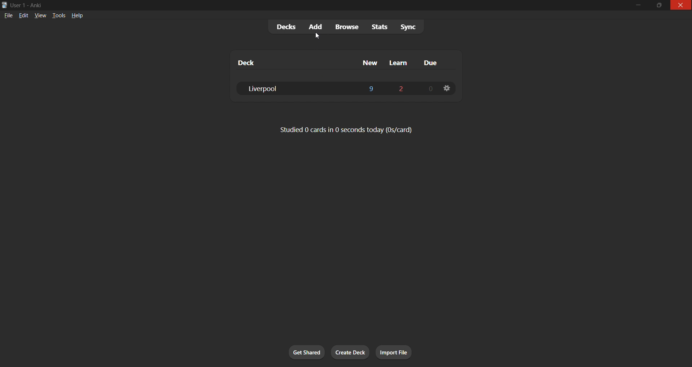  I want to click on close, so click(679, 5).